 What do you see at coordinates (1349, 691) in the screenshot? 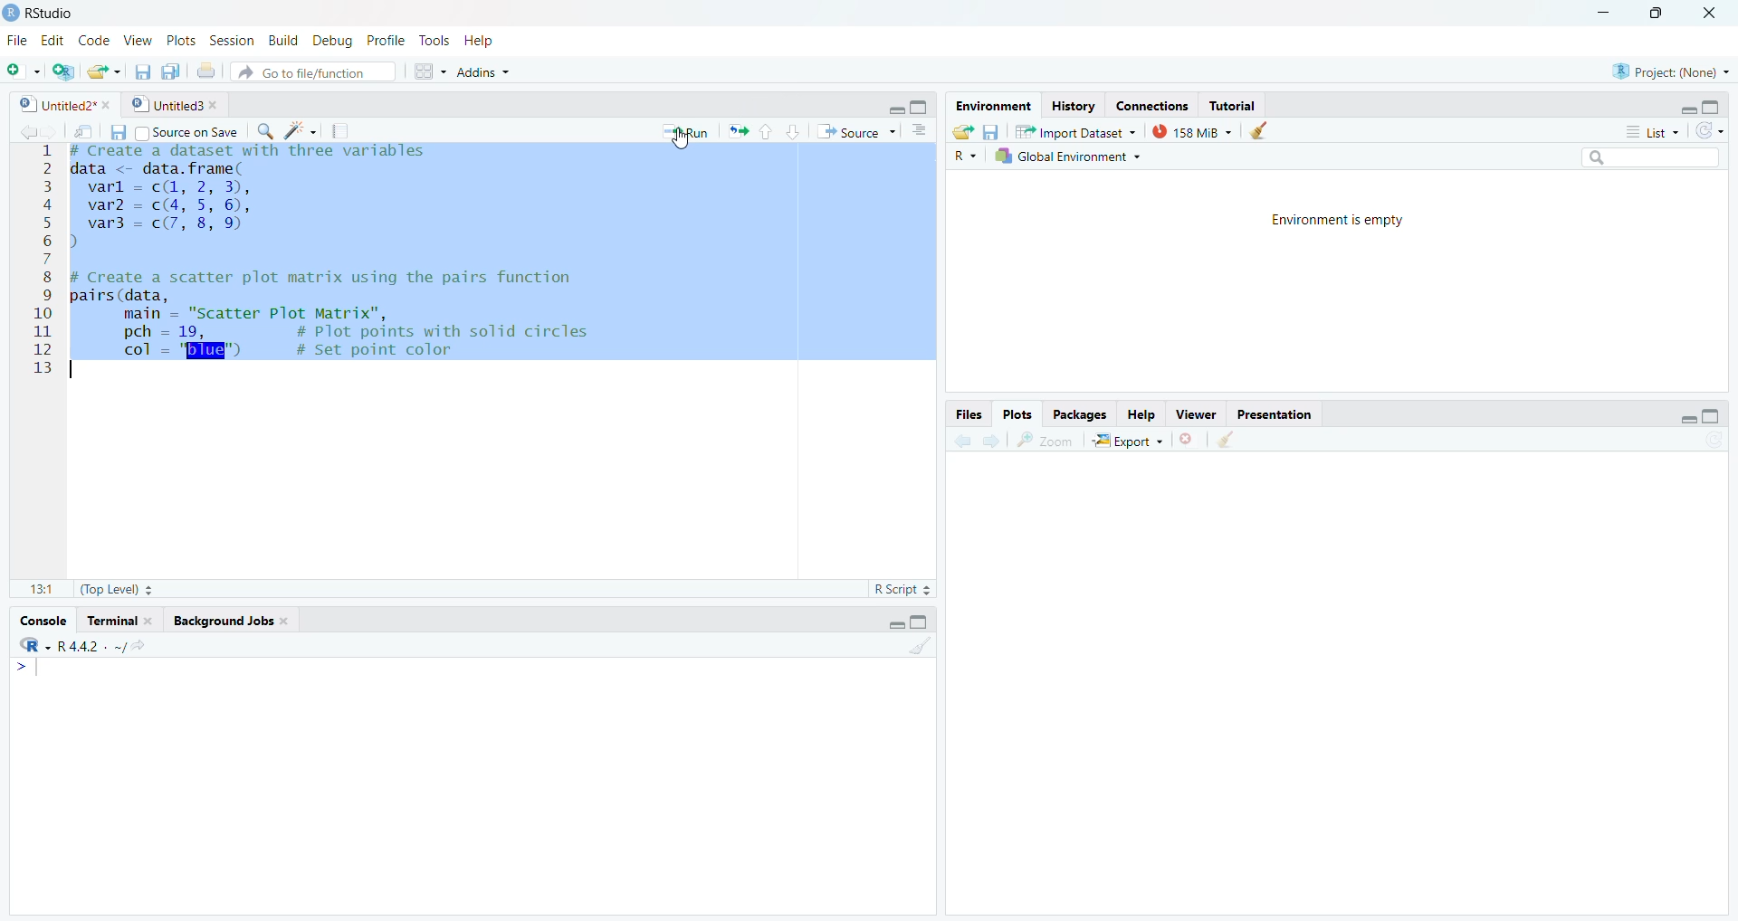
I see `Pane` at bounding box center [1349, 691].